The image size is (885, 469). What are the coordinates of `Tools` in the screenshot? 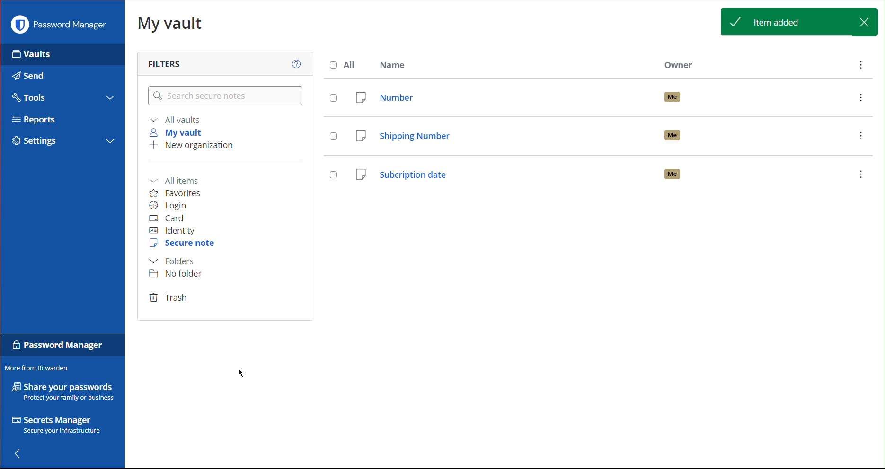 It's located at (32, 98).